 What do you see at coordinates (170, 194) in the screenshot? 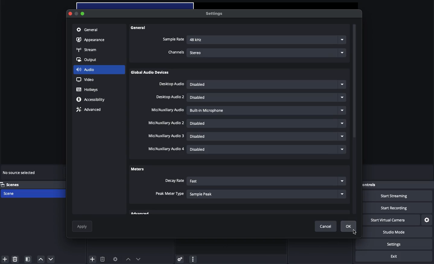
I see `Snap sensitivity` at bounding box center [170, 194].